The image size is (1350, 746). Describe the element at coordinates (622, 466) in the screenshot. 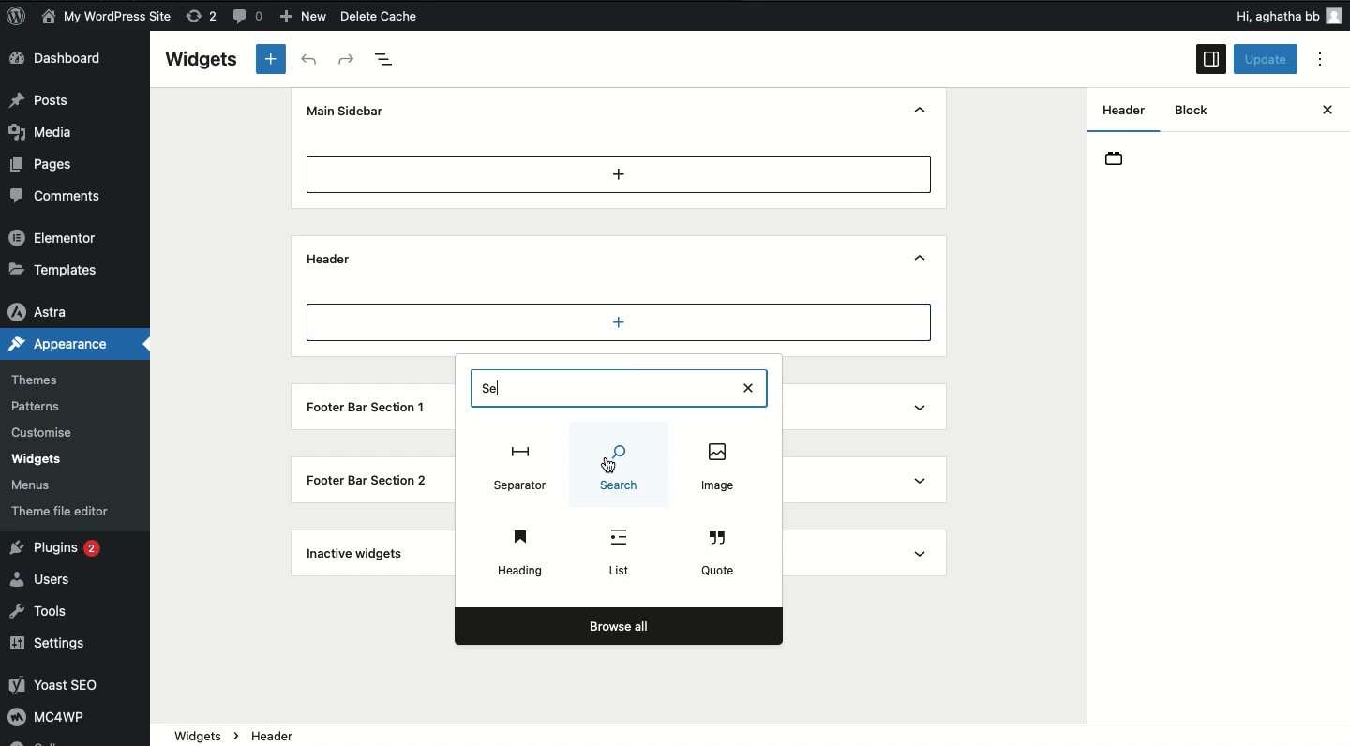

I see `Image` at that location.